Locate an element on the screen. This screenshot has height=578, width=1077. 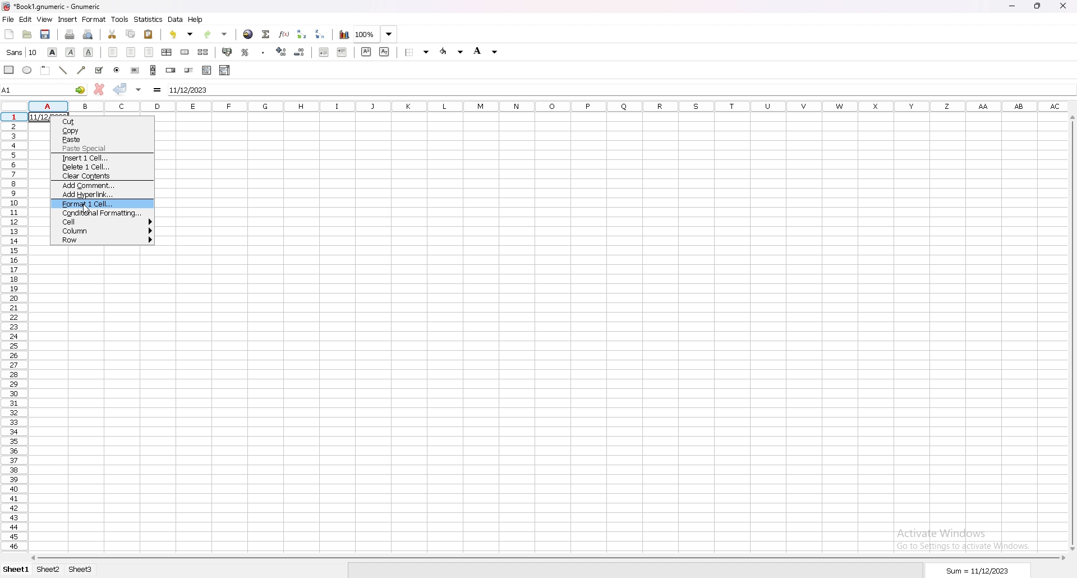
left align is located at coordinates (113, 52).